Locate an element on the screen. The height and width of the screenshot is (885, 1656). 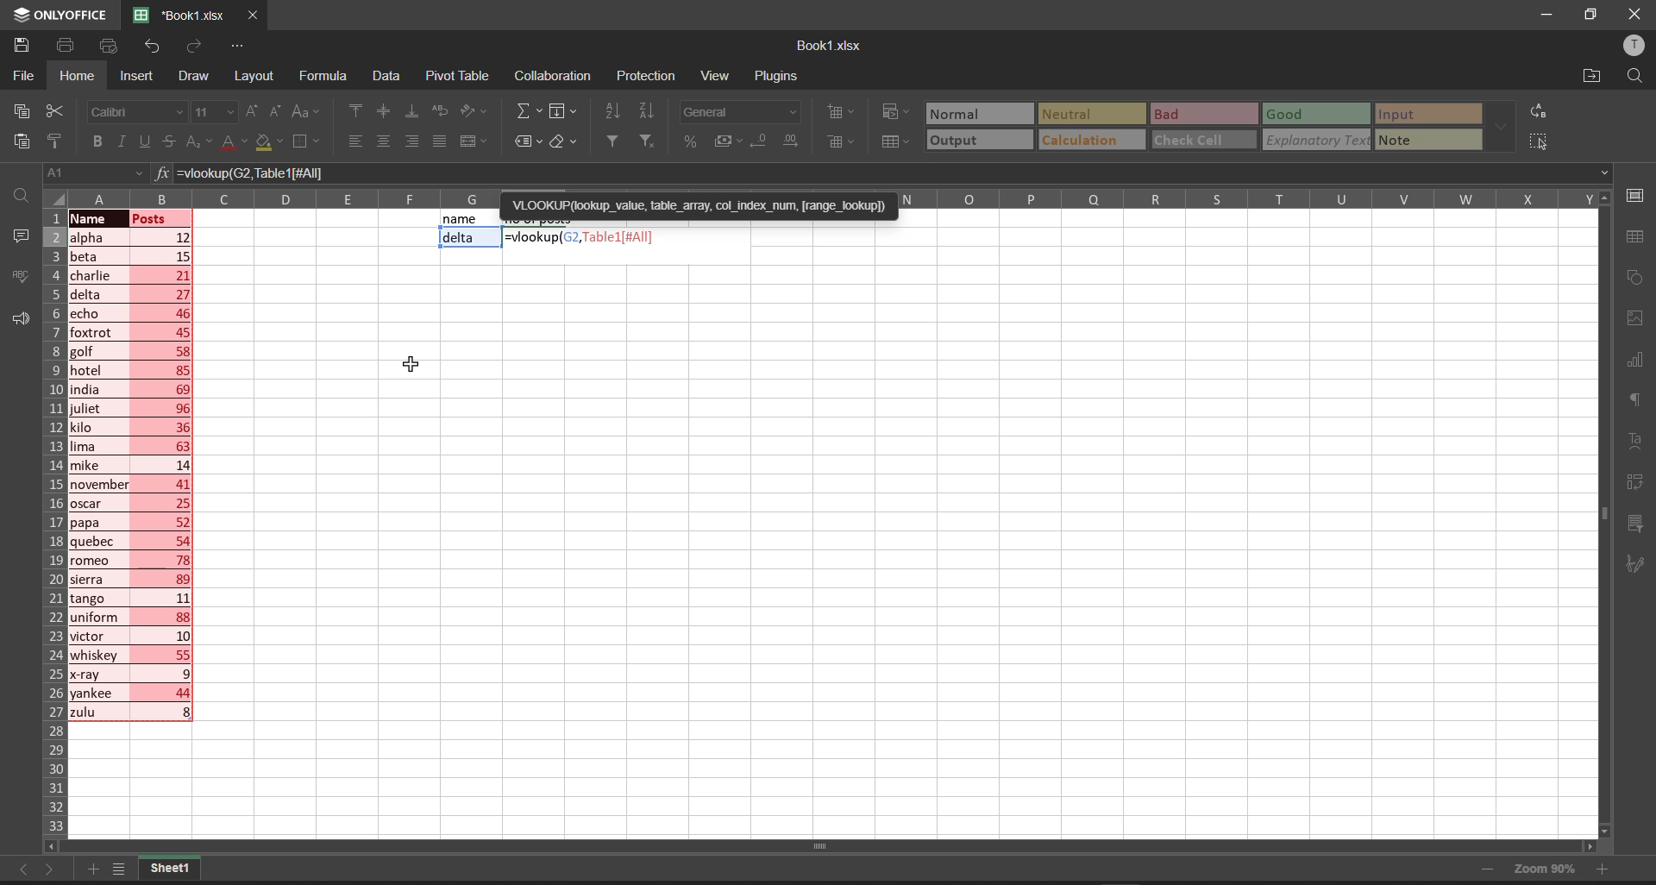
quick print is located at coordinates (108, 44).